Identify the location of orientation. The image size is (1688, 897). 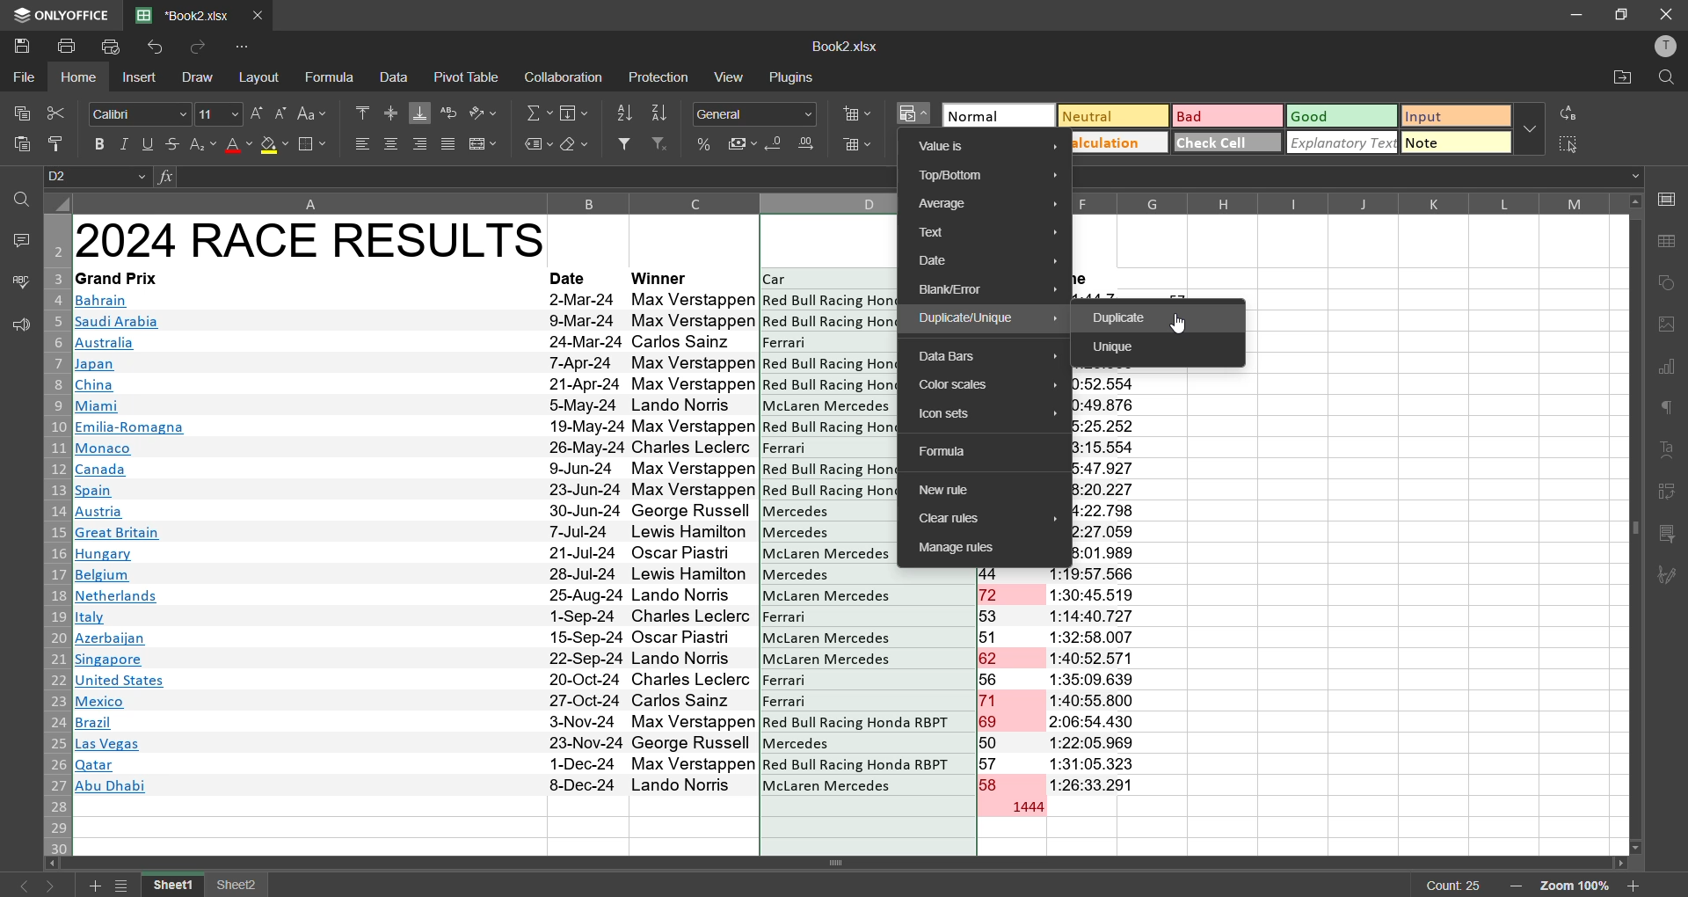
(482, 113).